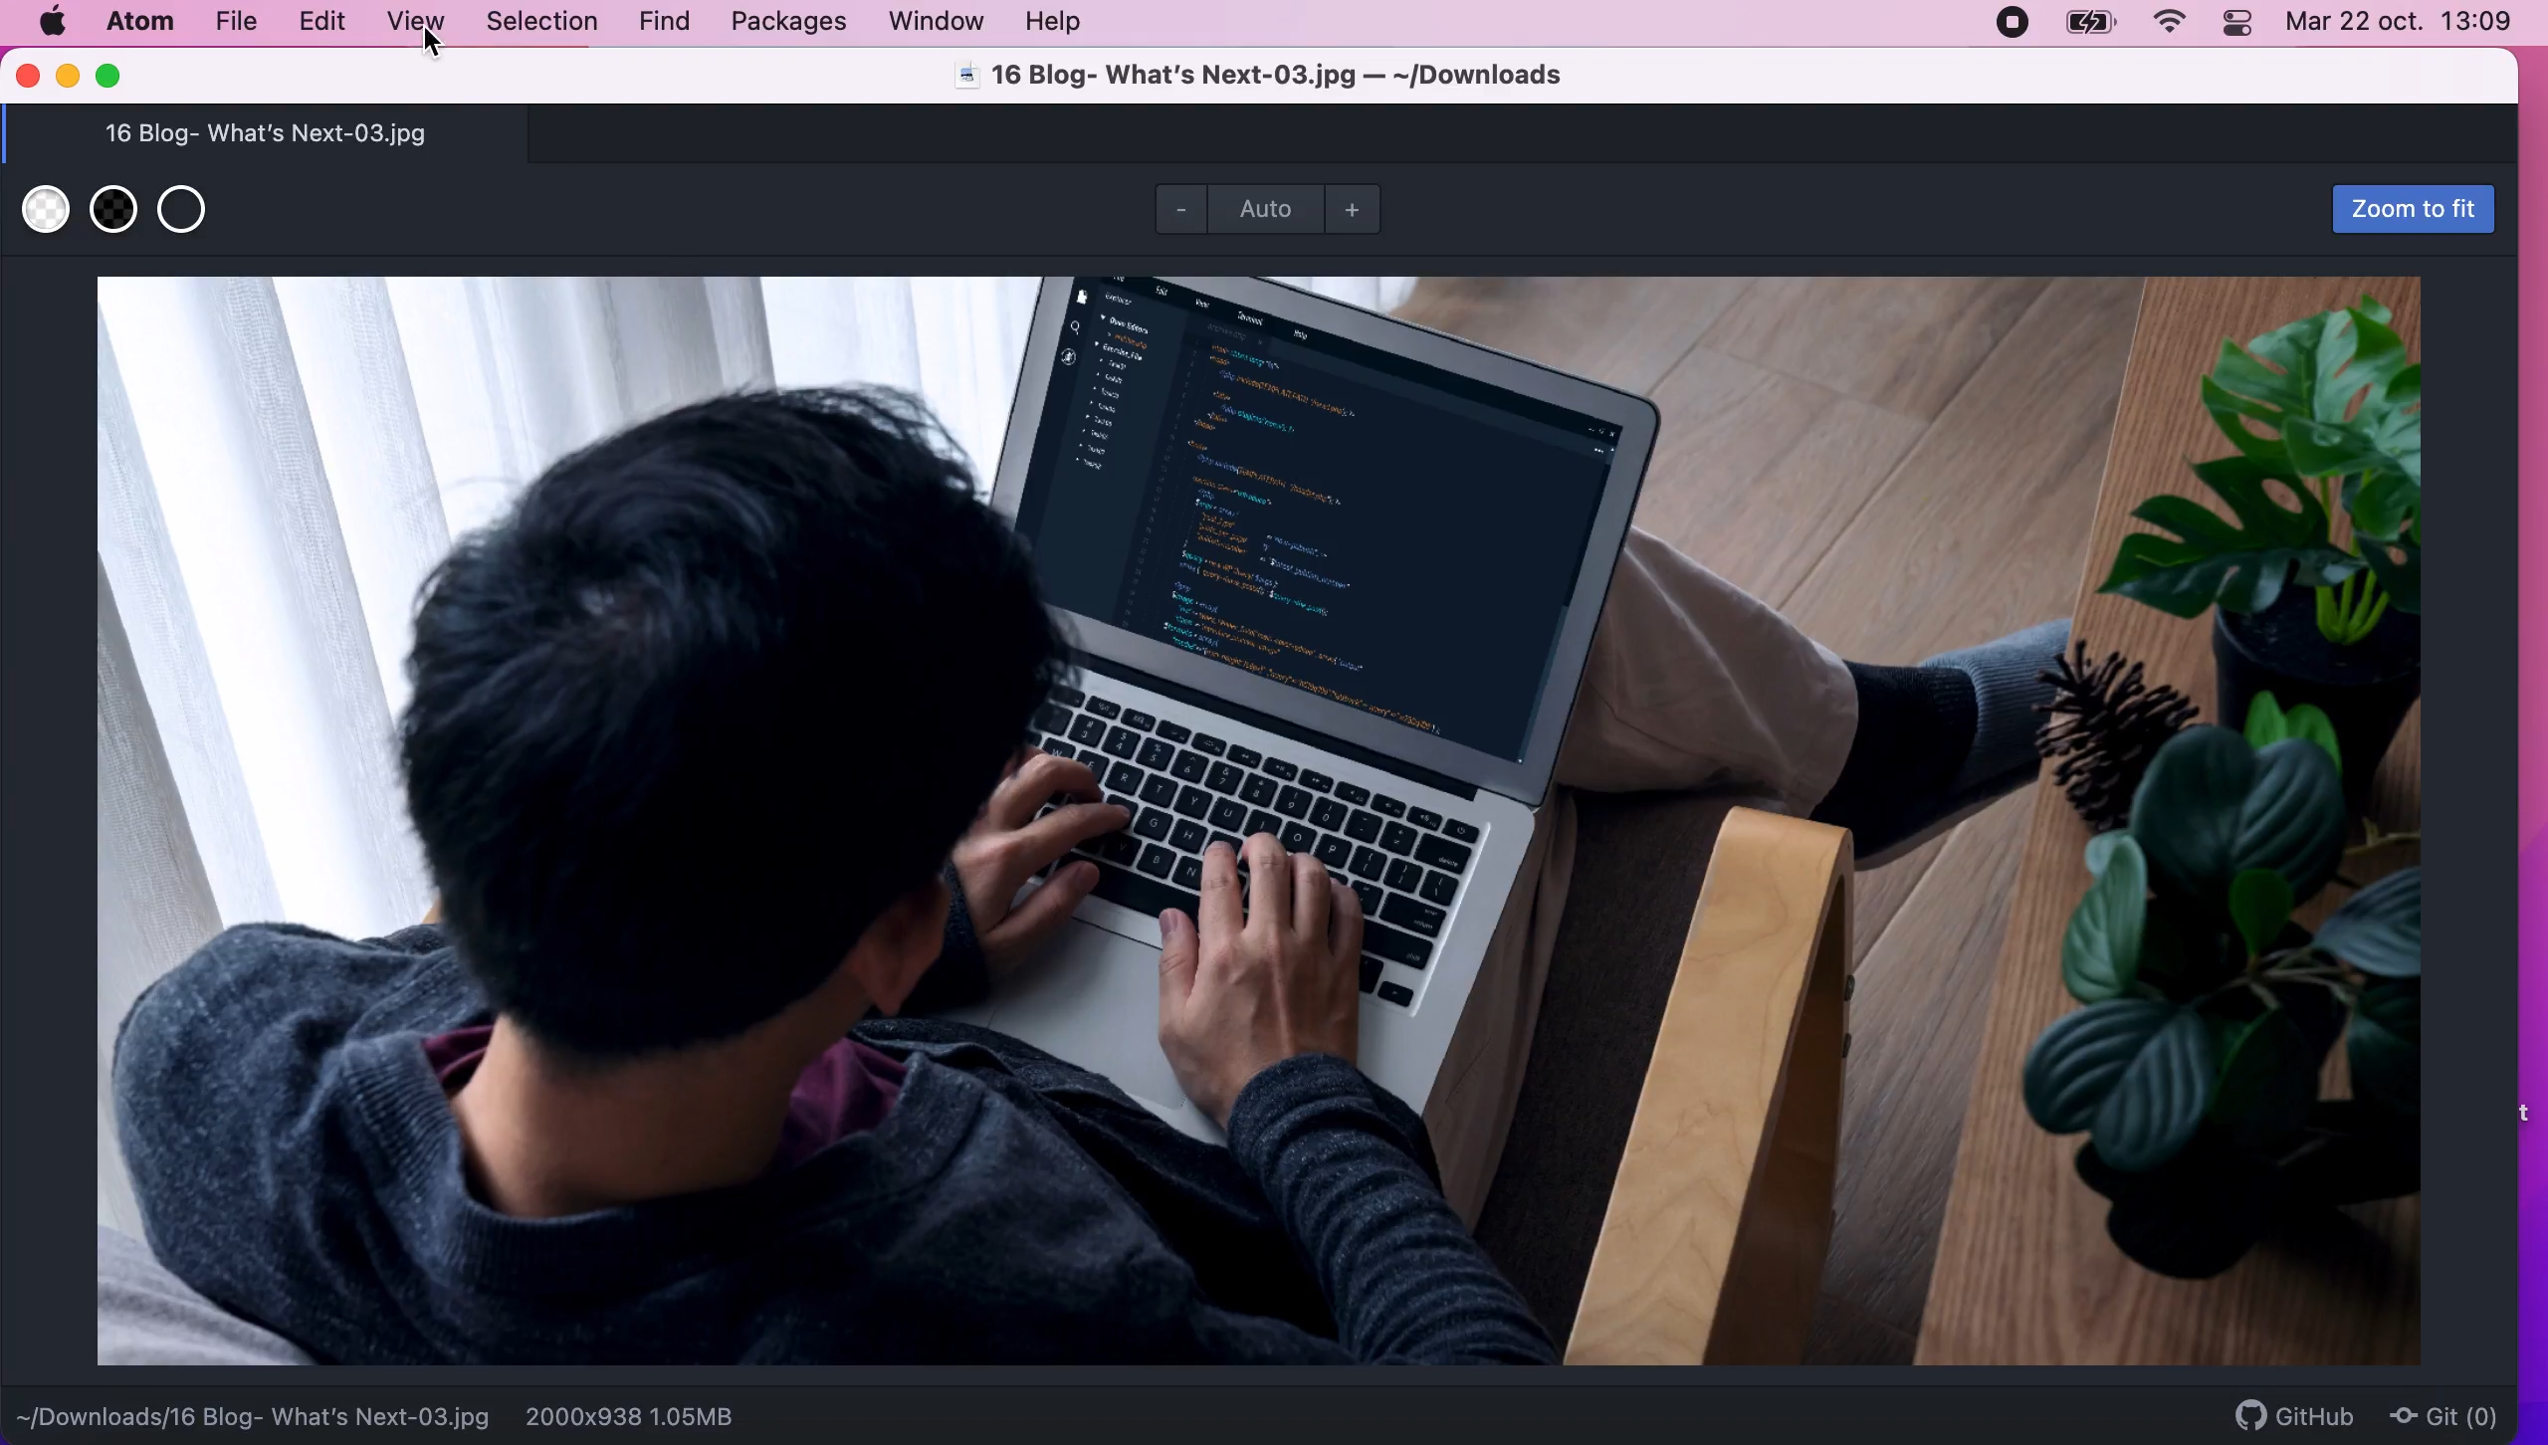 This screenshot has height=1445, width=2548. I want to click on battery, so click(2084, 24).